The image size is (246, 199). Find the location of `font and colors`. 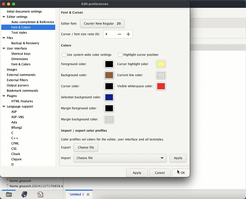

font and colors is located at coordinates (21, 28).